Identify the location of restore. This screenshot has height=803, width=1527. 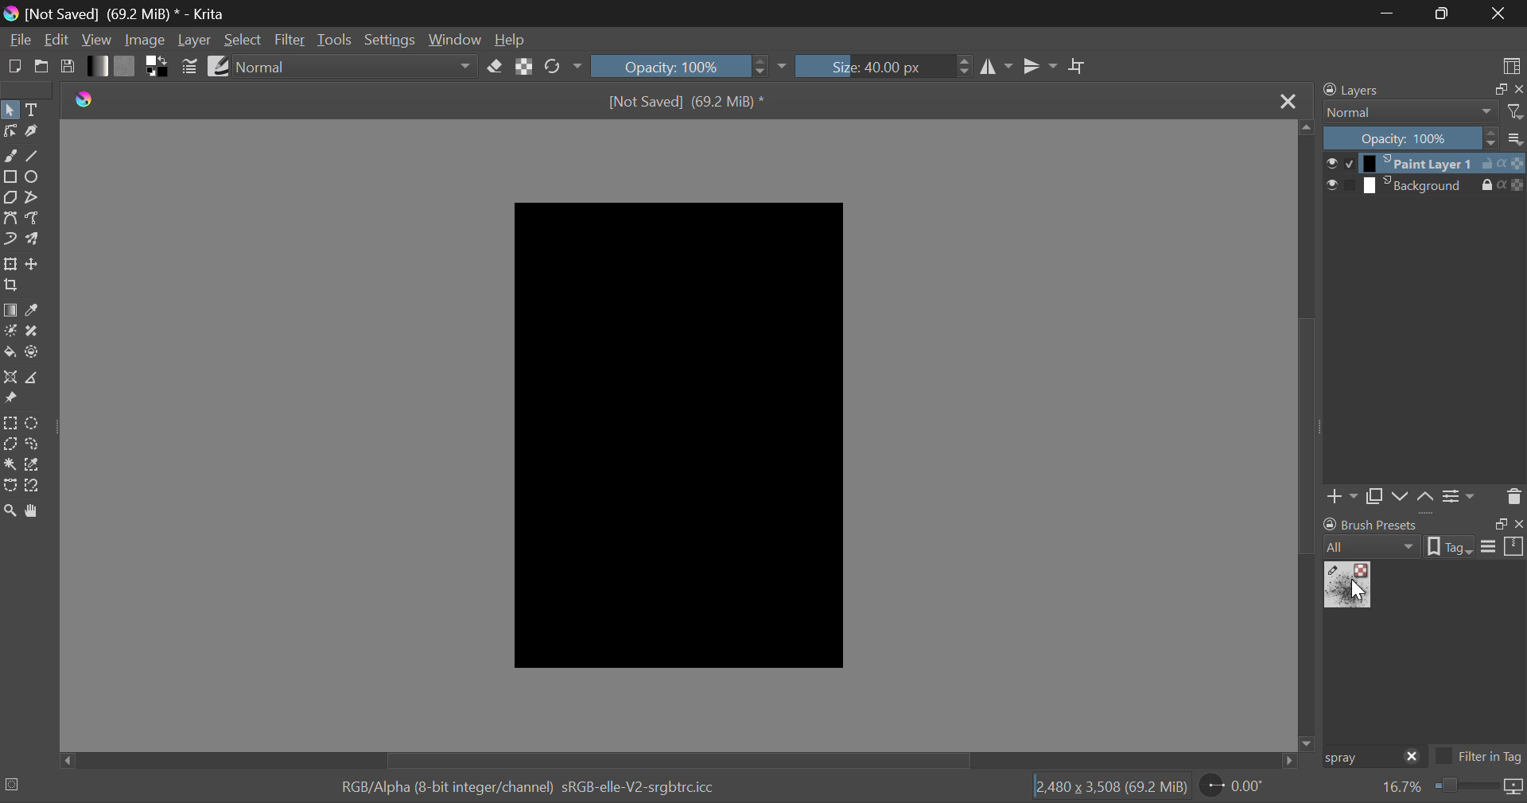
(1498, 90).